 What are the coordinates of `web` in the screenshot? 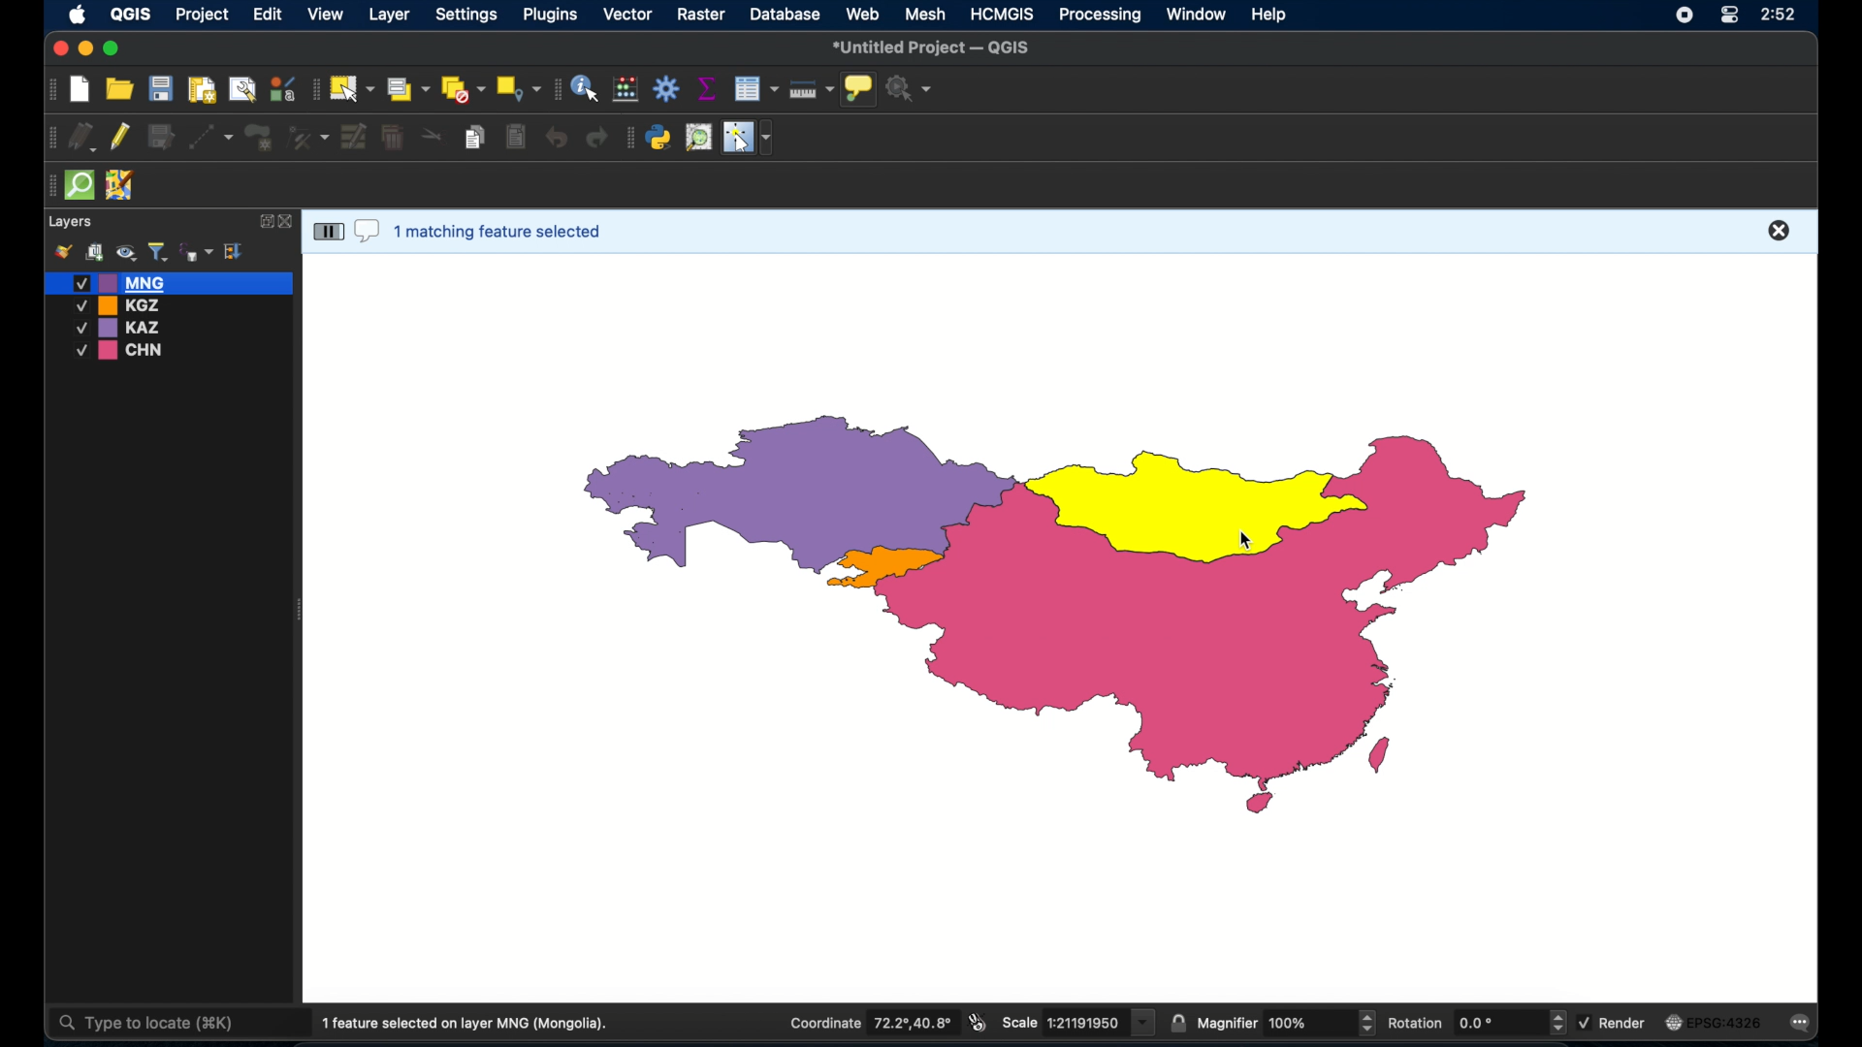 It's located at (863, 14).